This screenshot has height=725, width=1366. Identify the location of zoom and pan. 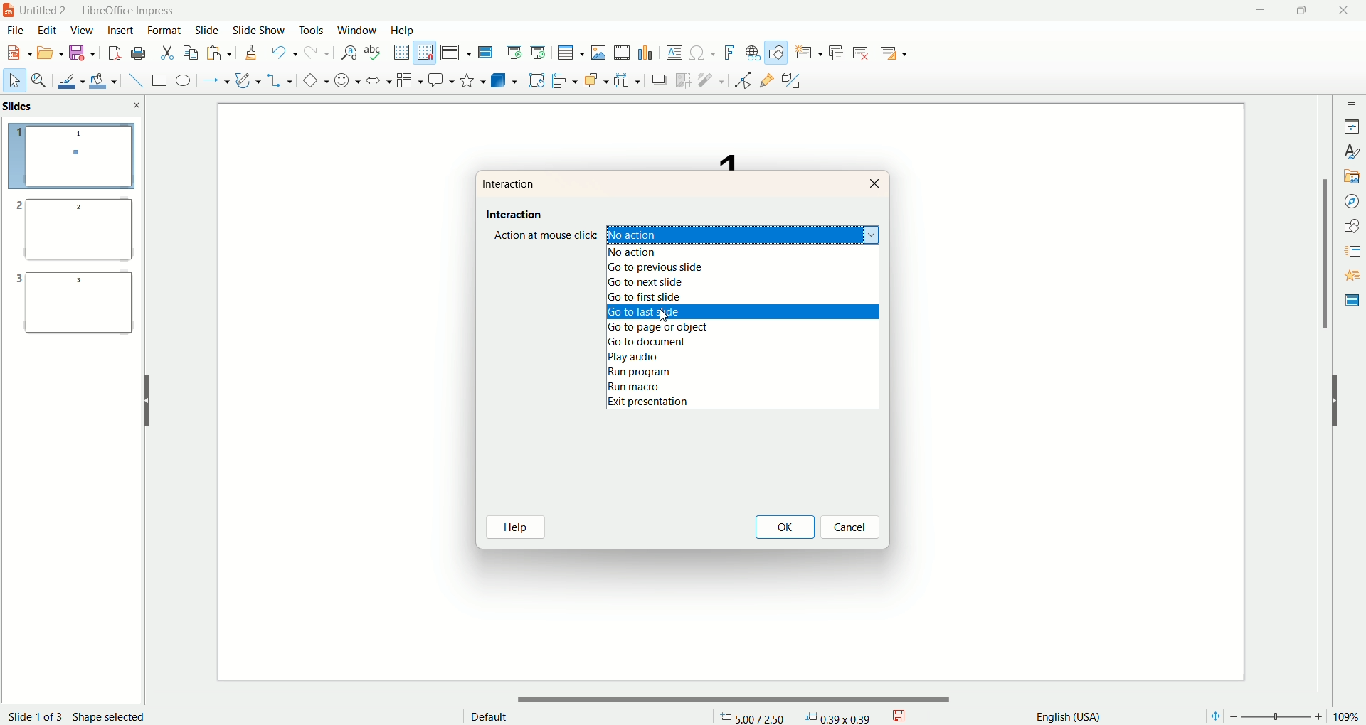
(38, 81).